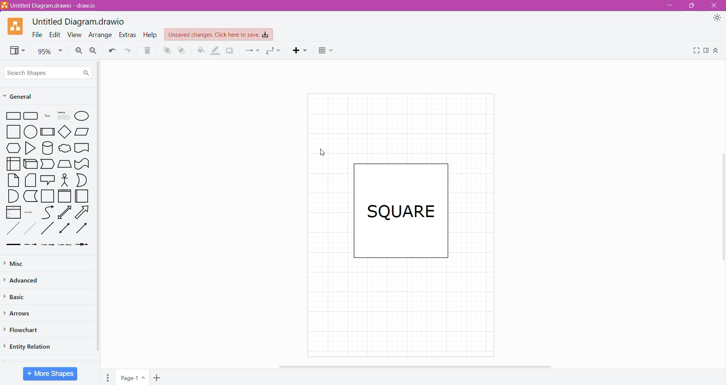 The height and width of the screenshot is (385, 726). Describe the element at coordinates (47, 229) in the screenshot. I see `diagonal line` at that location.